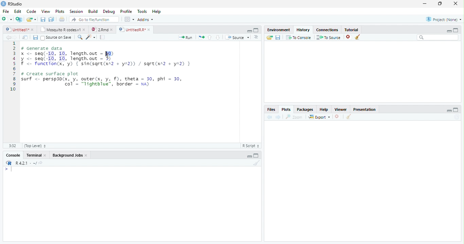 The width and height of the screenshot is (464, 244). What do you see at coordinates (99, 29) in the screenshot?
I see `2.Rmd` at bounding box center [99, 29].